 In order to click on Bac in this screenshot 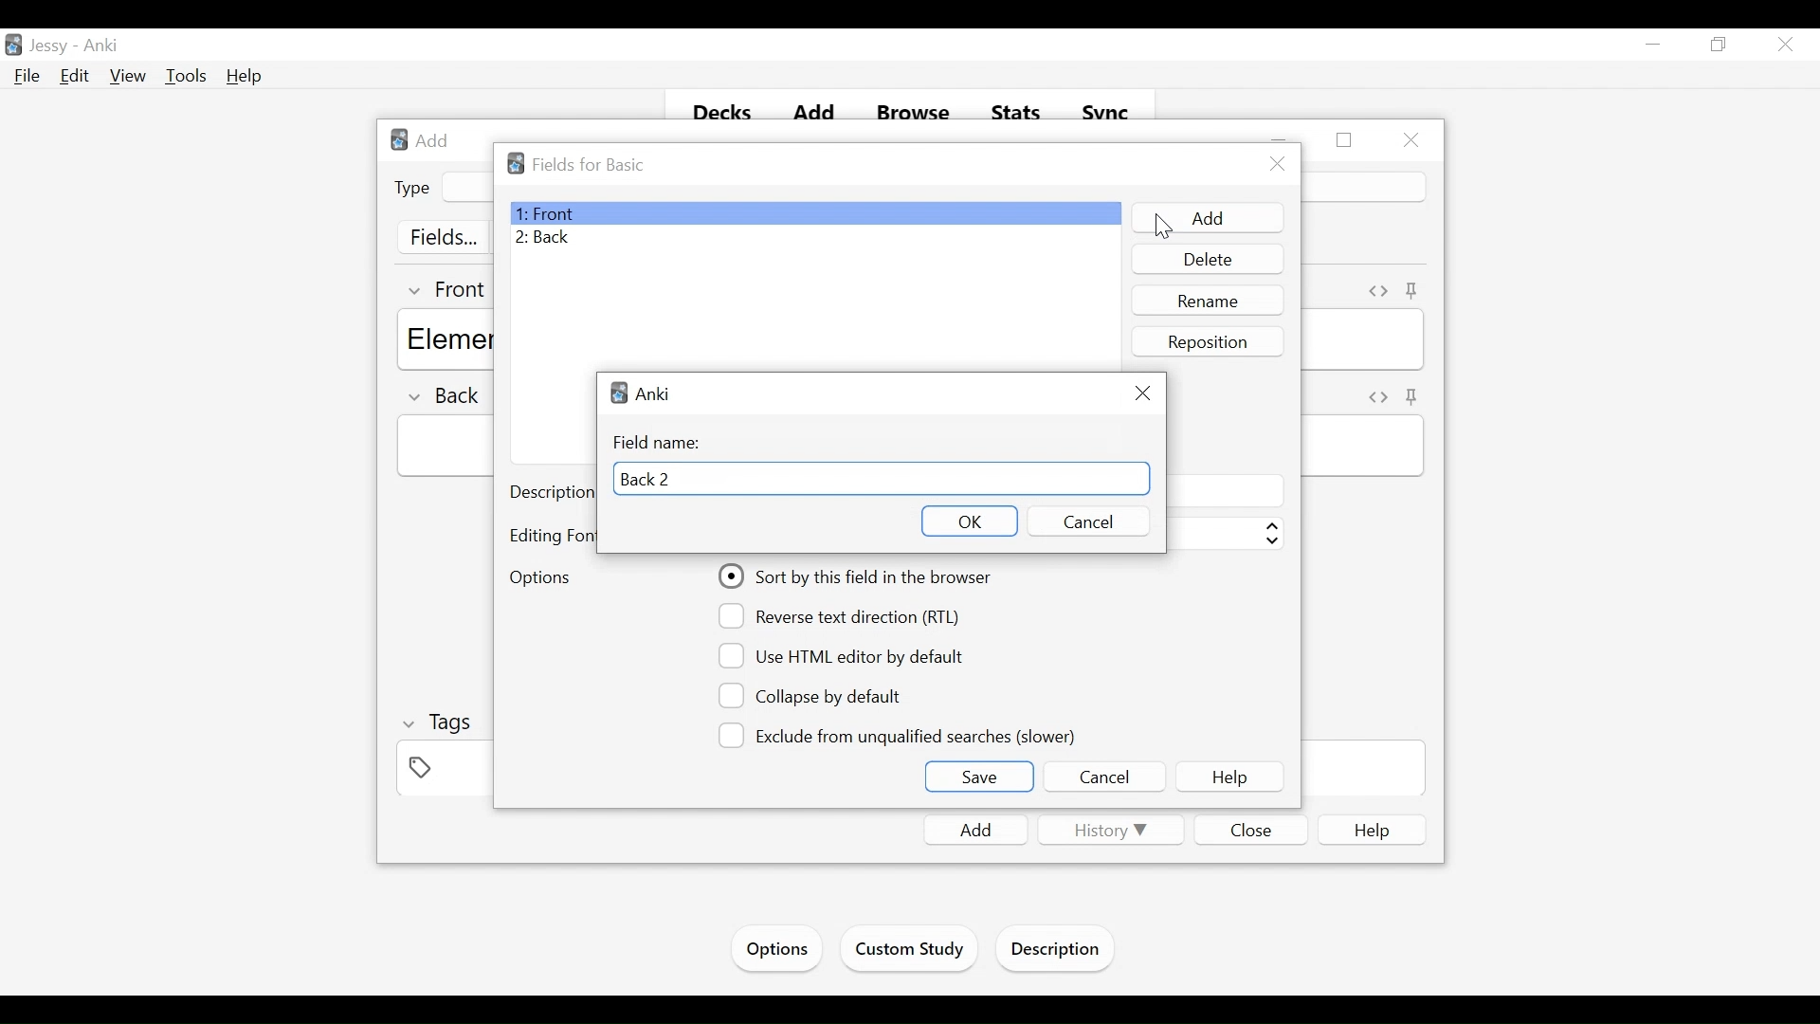, I will do `click(815, 238)`.